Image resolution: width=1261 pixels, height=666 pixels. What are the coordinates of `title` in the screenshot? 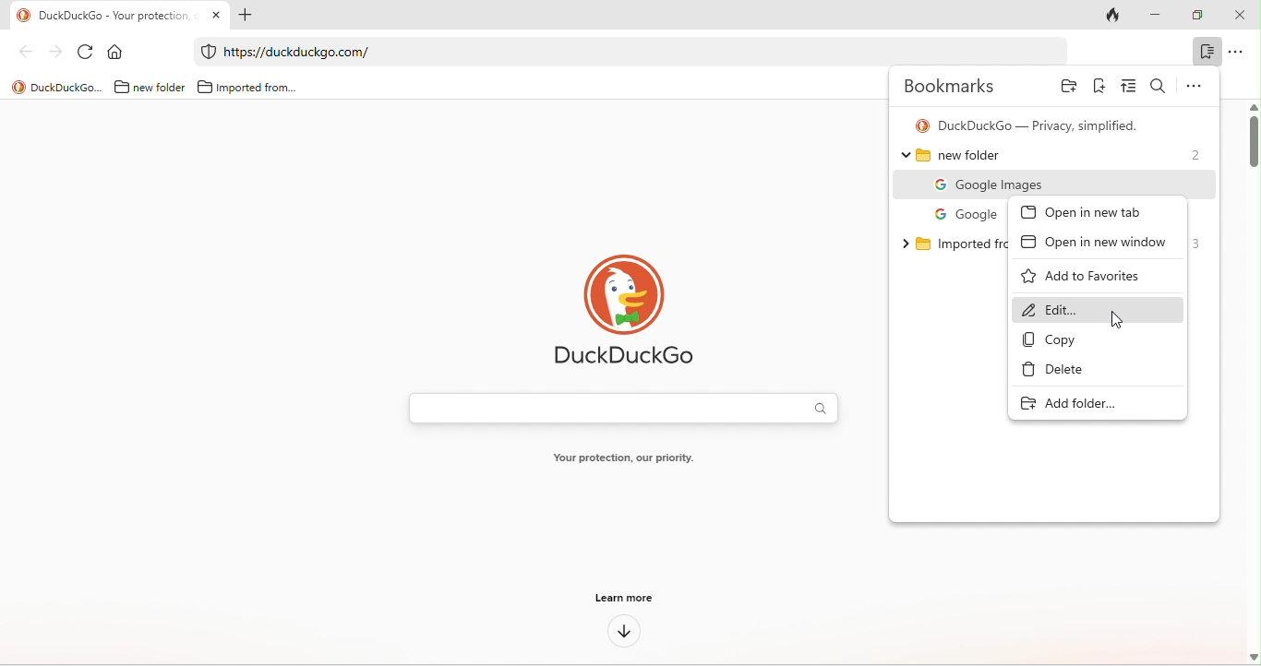 It's located at (54, 87).